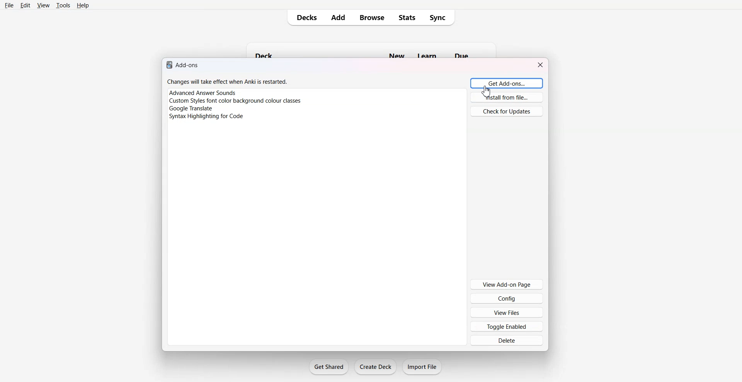 Image resolution: width=742 pixels, height=382 pixels. What do you see at coordinates (43, 5) in the screenshot?
I see `View` at bounding box center [43, 5].